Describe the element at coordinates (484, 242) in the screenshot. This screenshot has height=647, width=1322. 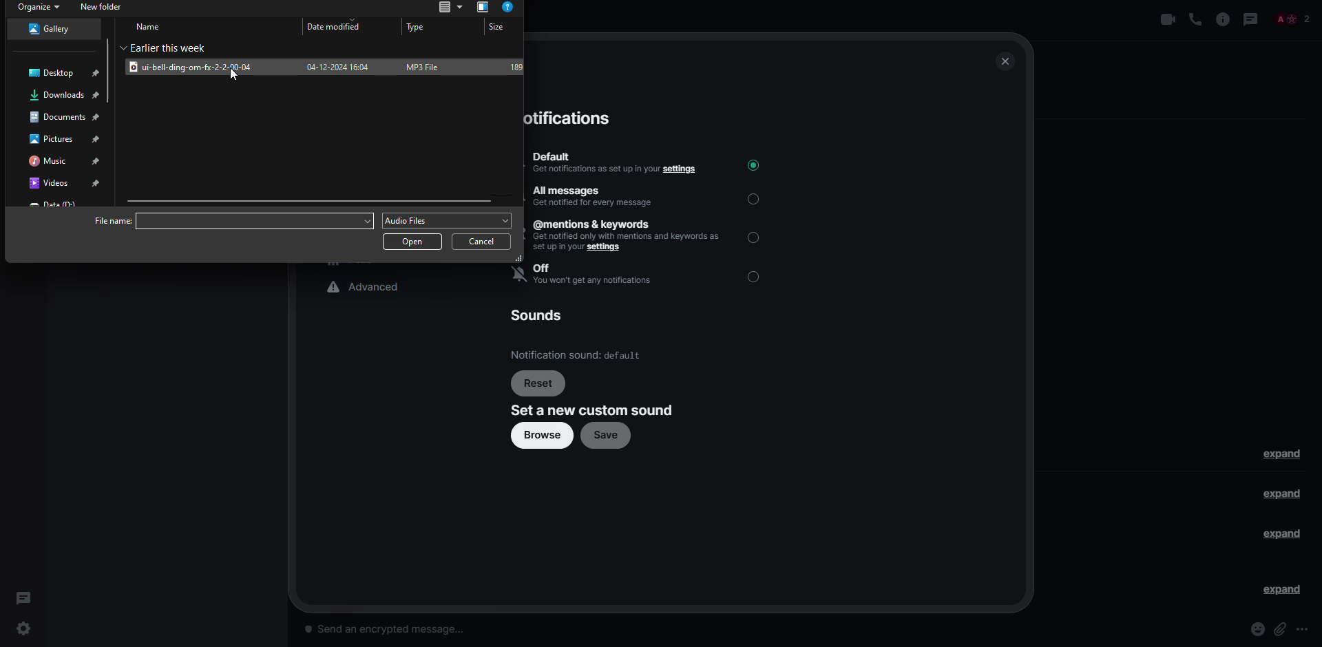
I see `cancel` at that location.